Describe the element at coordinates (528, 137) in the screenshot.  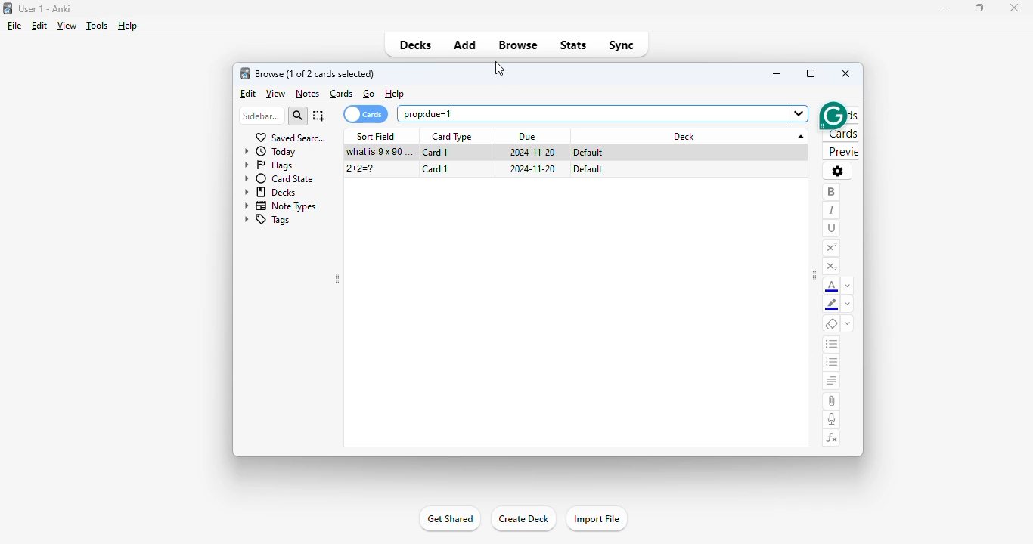
I see `due` at that location.